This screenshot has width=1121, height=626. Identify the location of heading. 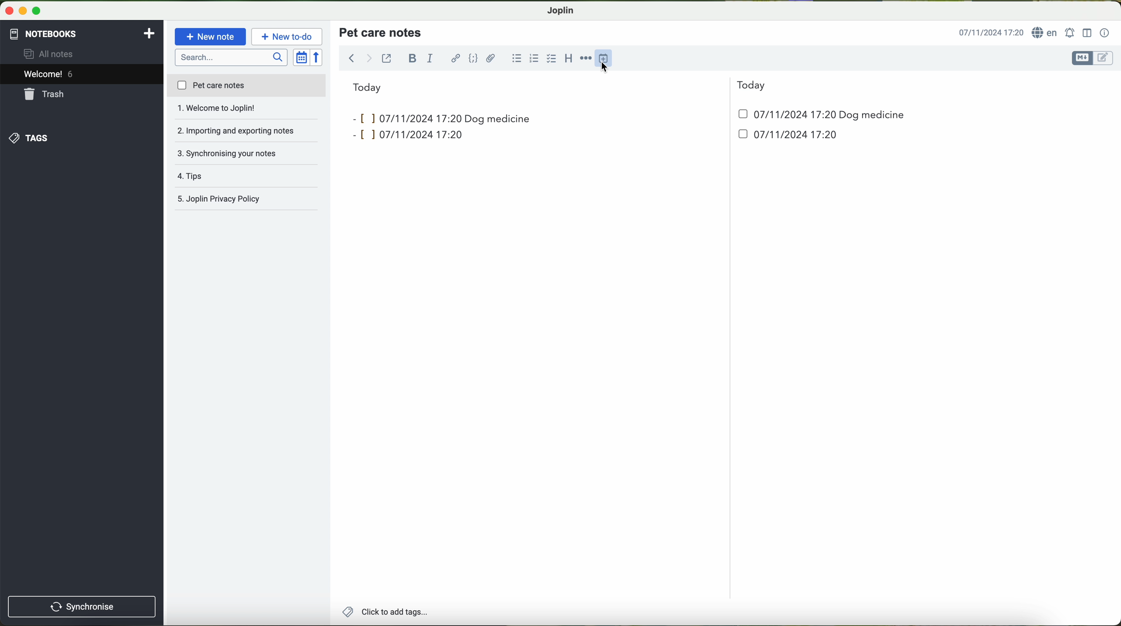
(569, 58).